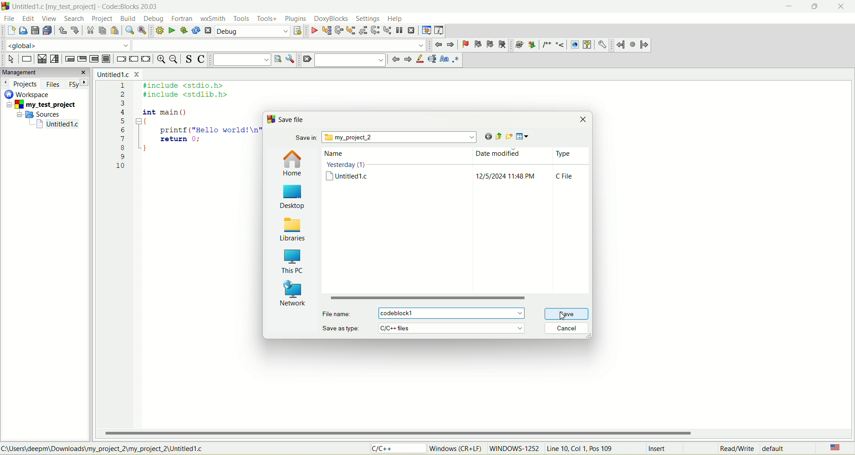 This screenshot has height=455, width=855. I want to click on save as type, so click(425, 328).